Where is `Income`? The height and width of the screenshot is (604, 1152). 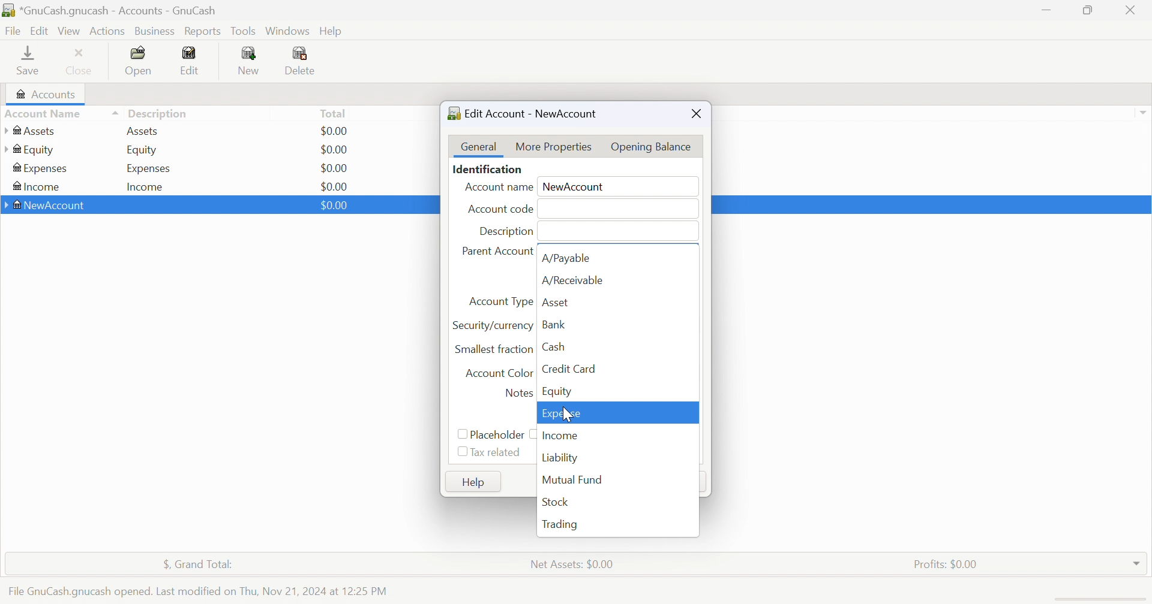 Income is located at coordinates (146, 188).